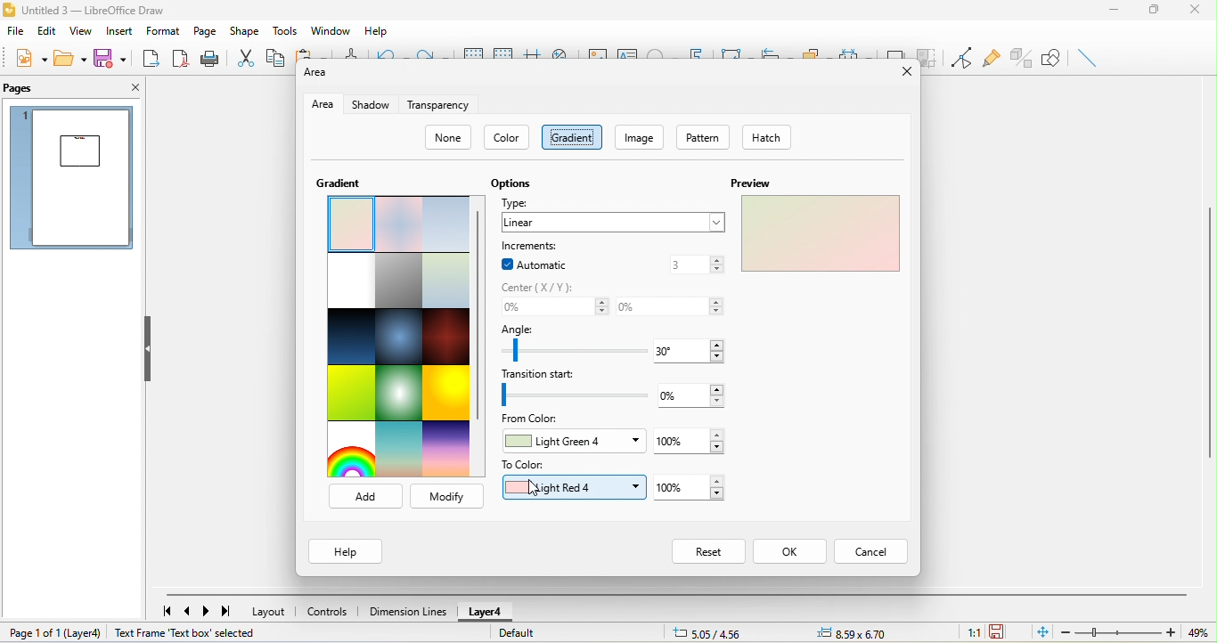 Image resolution: width=1217 pixels, height=643 pixels. I want to click on cancel, so click(870, 552).